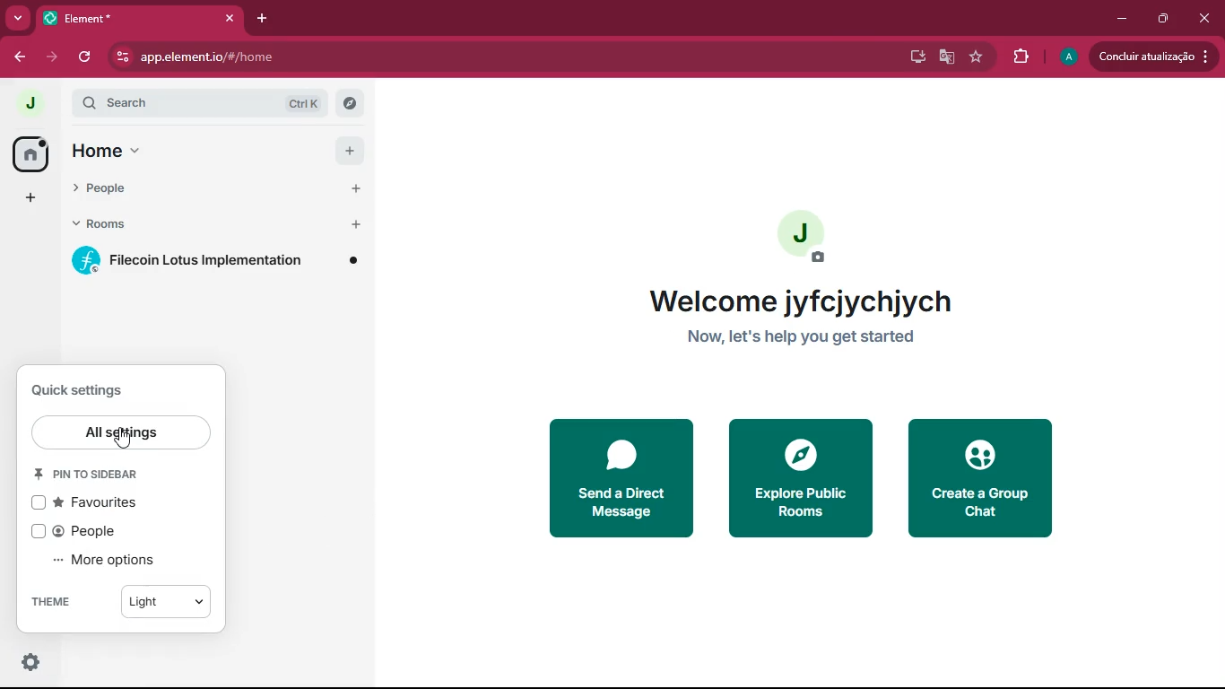 This screenshot has width=1225, height=689. Describe the element at coordinates (1066, 55) in the screenshot. I see `A` at that location.